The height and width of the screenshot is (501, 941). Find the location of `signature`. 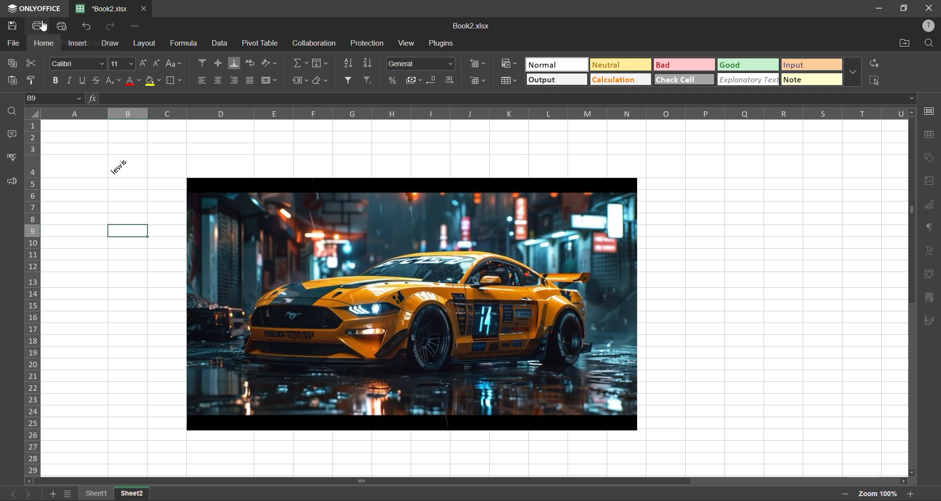

signature is located at coordinates (931, 321).